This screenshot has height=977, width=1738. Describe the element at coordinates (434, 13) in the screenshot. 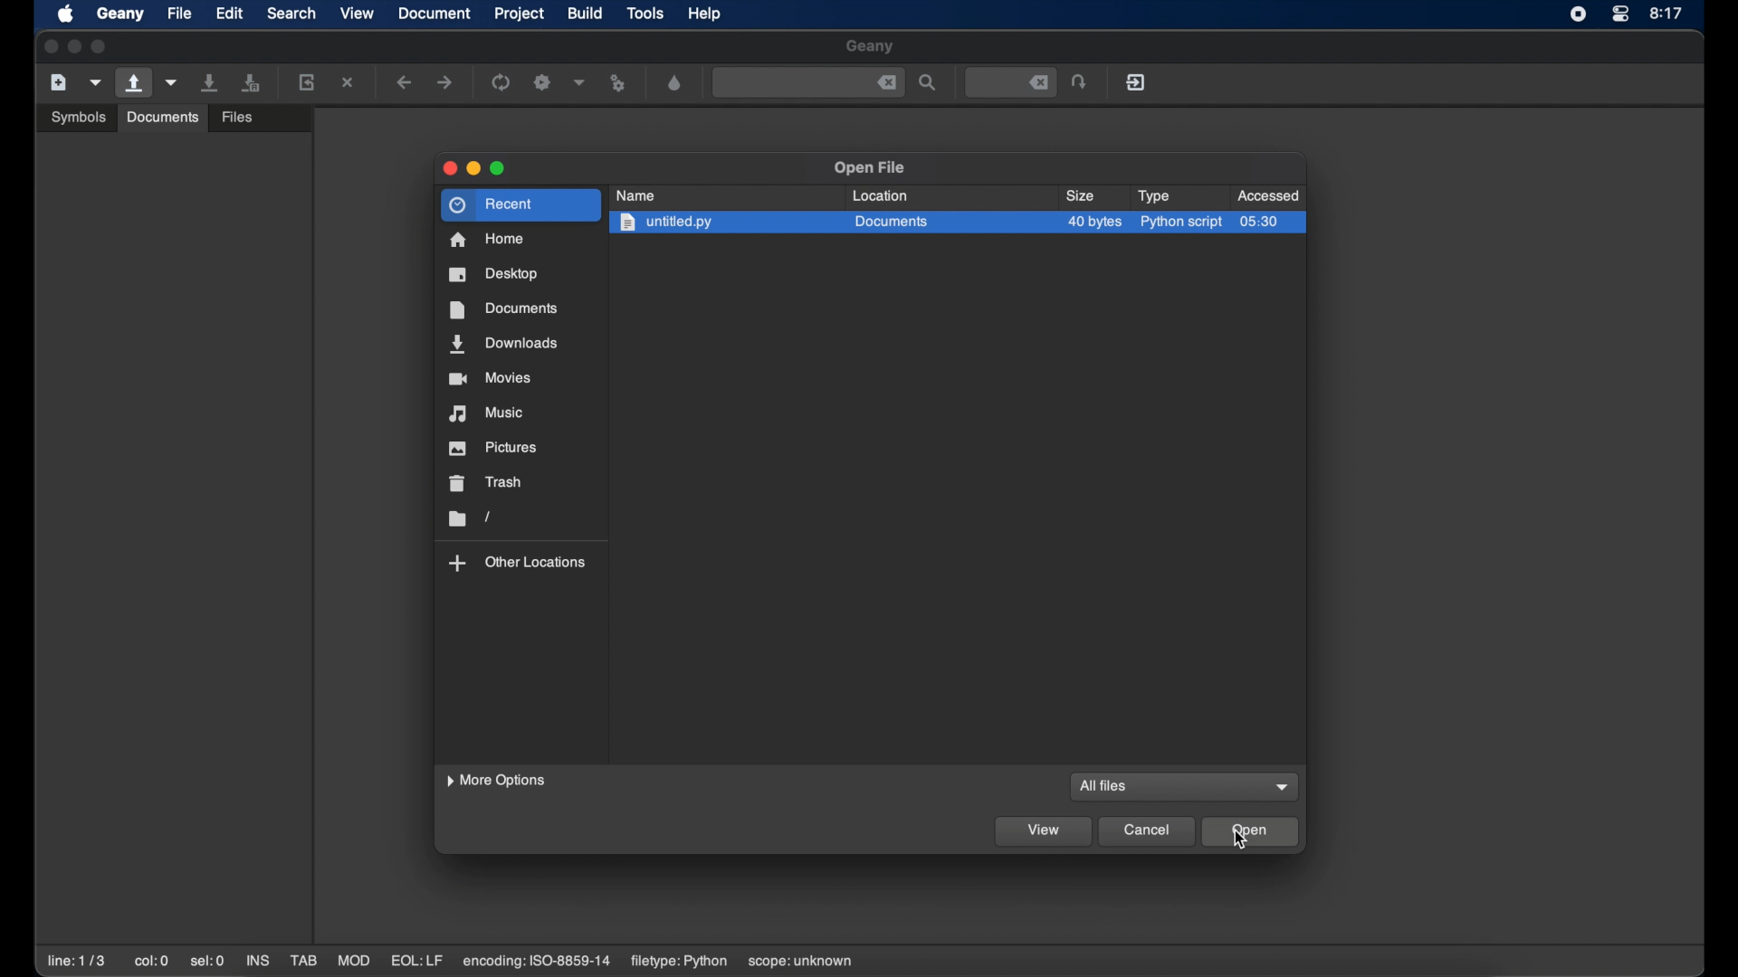

I see `document` at that location.